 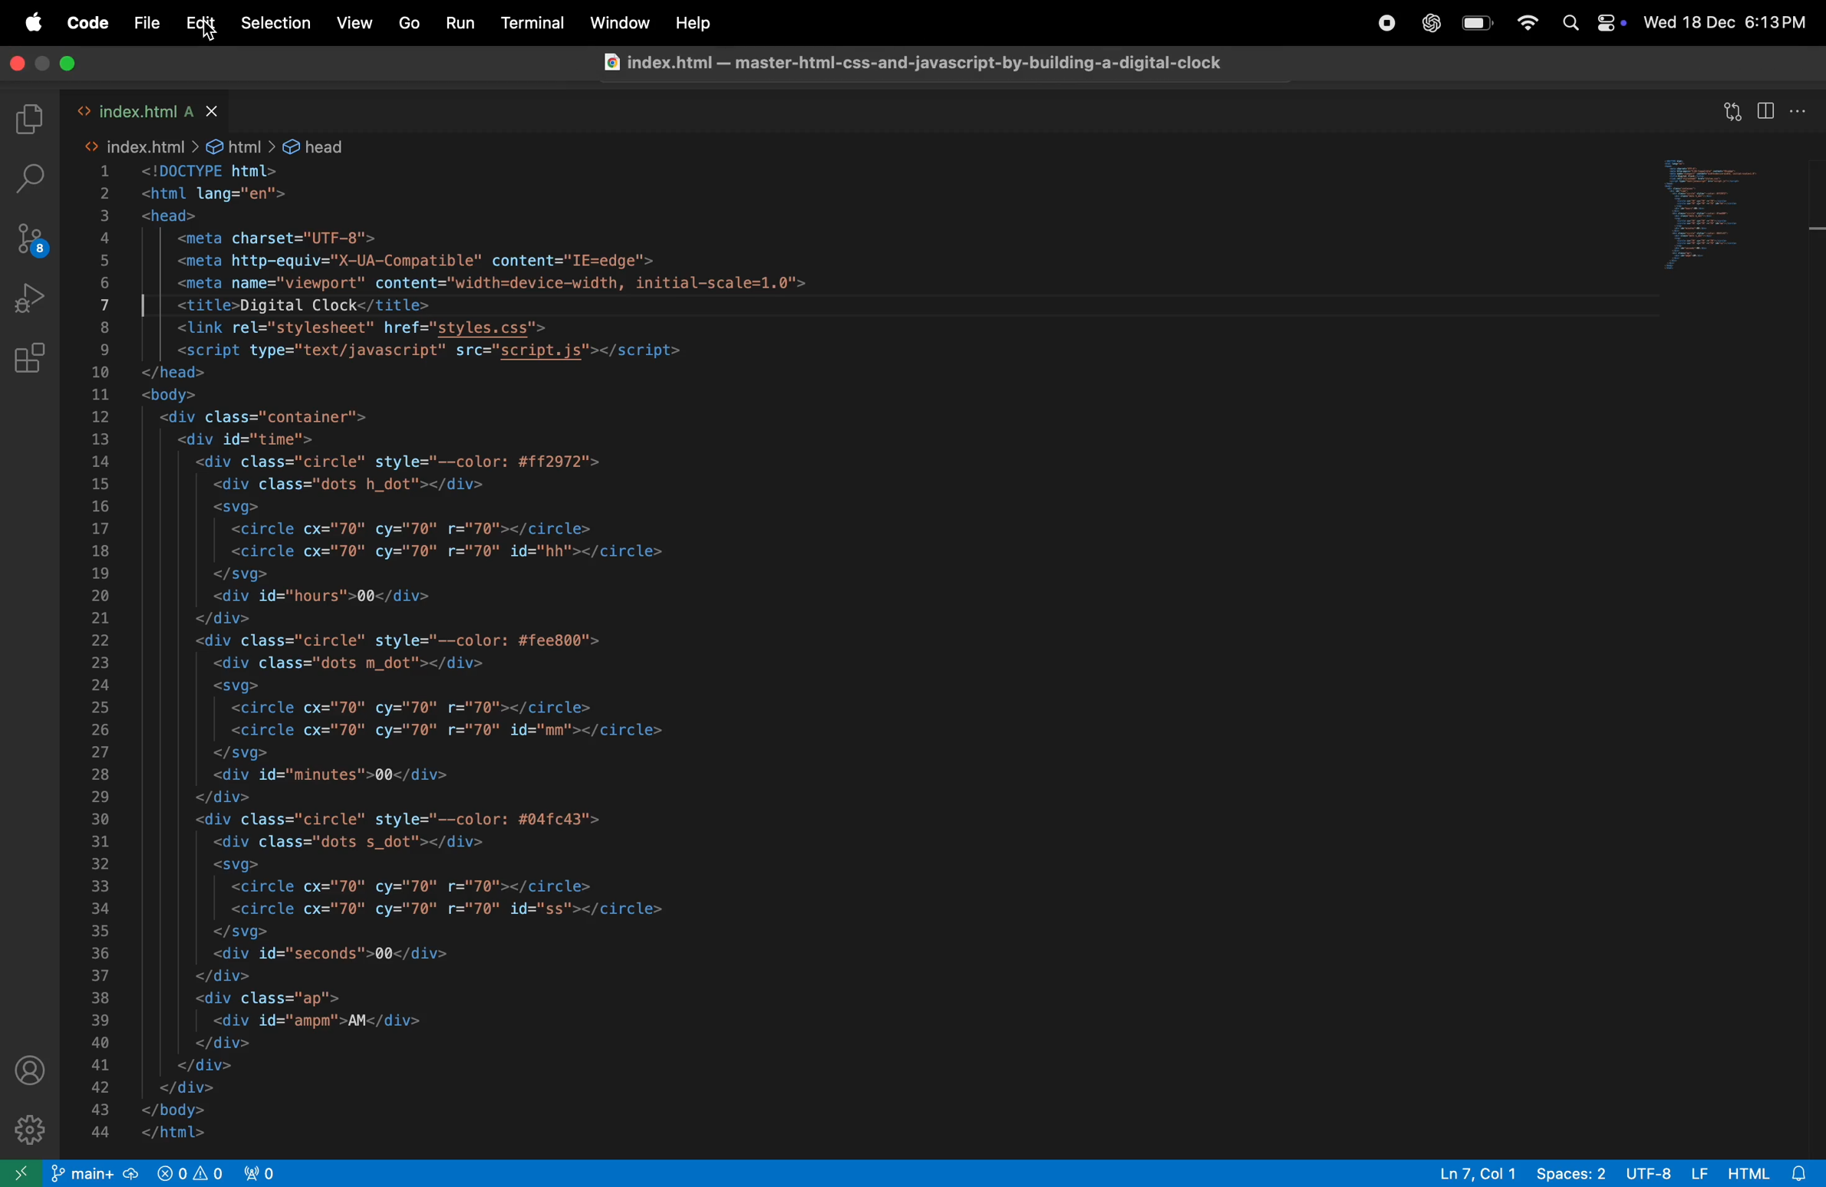 I want to click on file, so click(x=150, y=22).